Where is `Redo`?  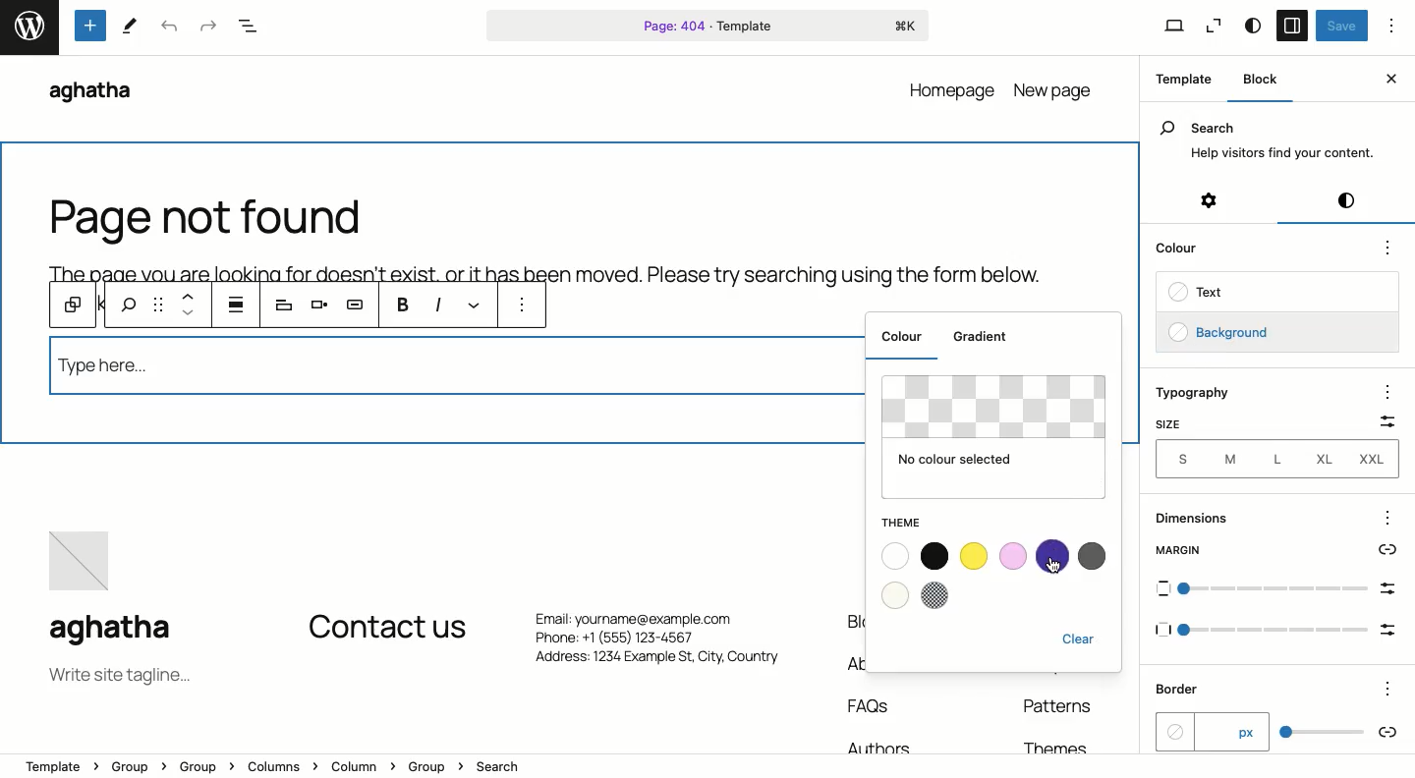
Redo is located at coordinates (205, 27).